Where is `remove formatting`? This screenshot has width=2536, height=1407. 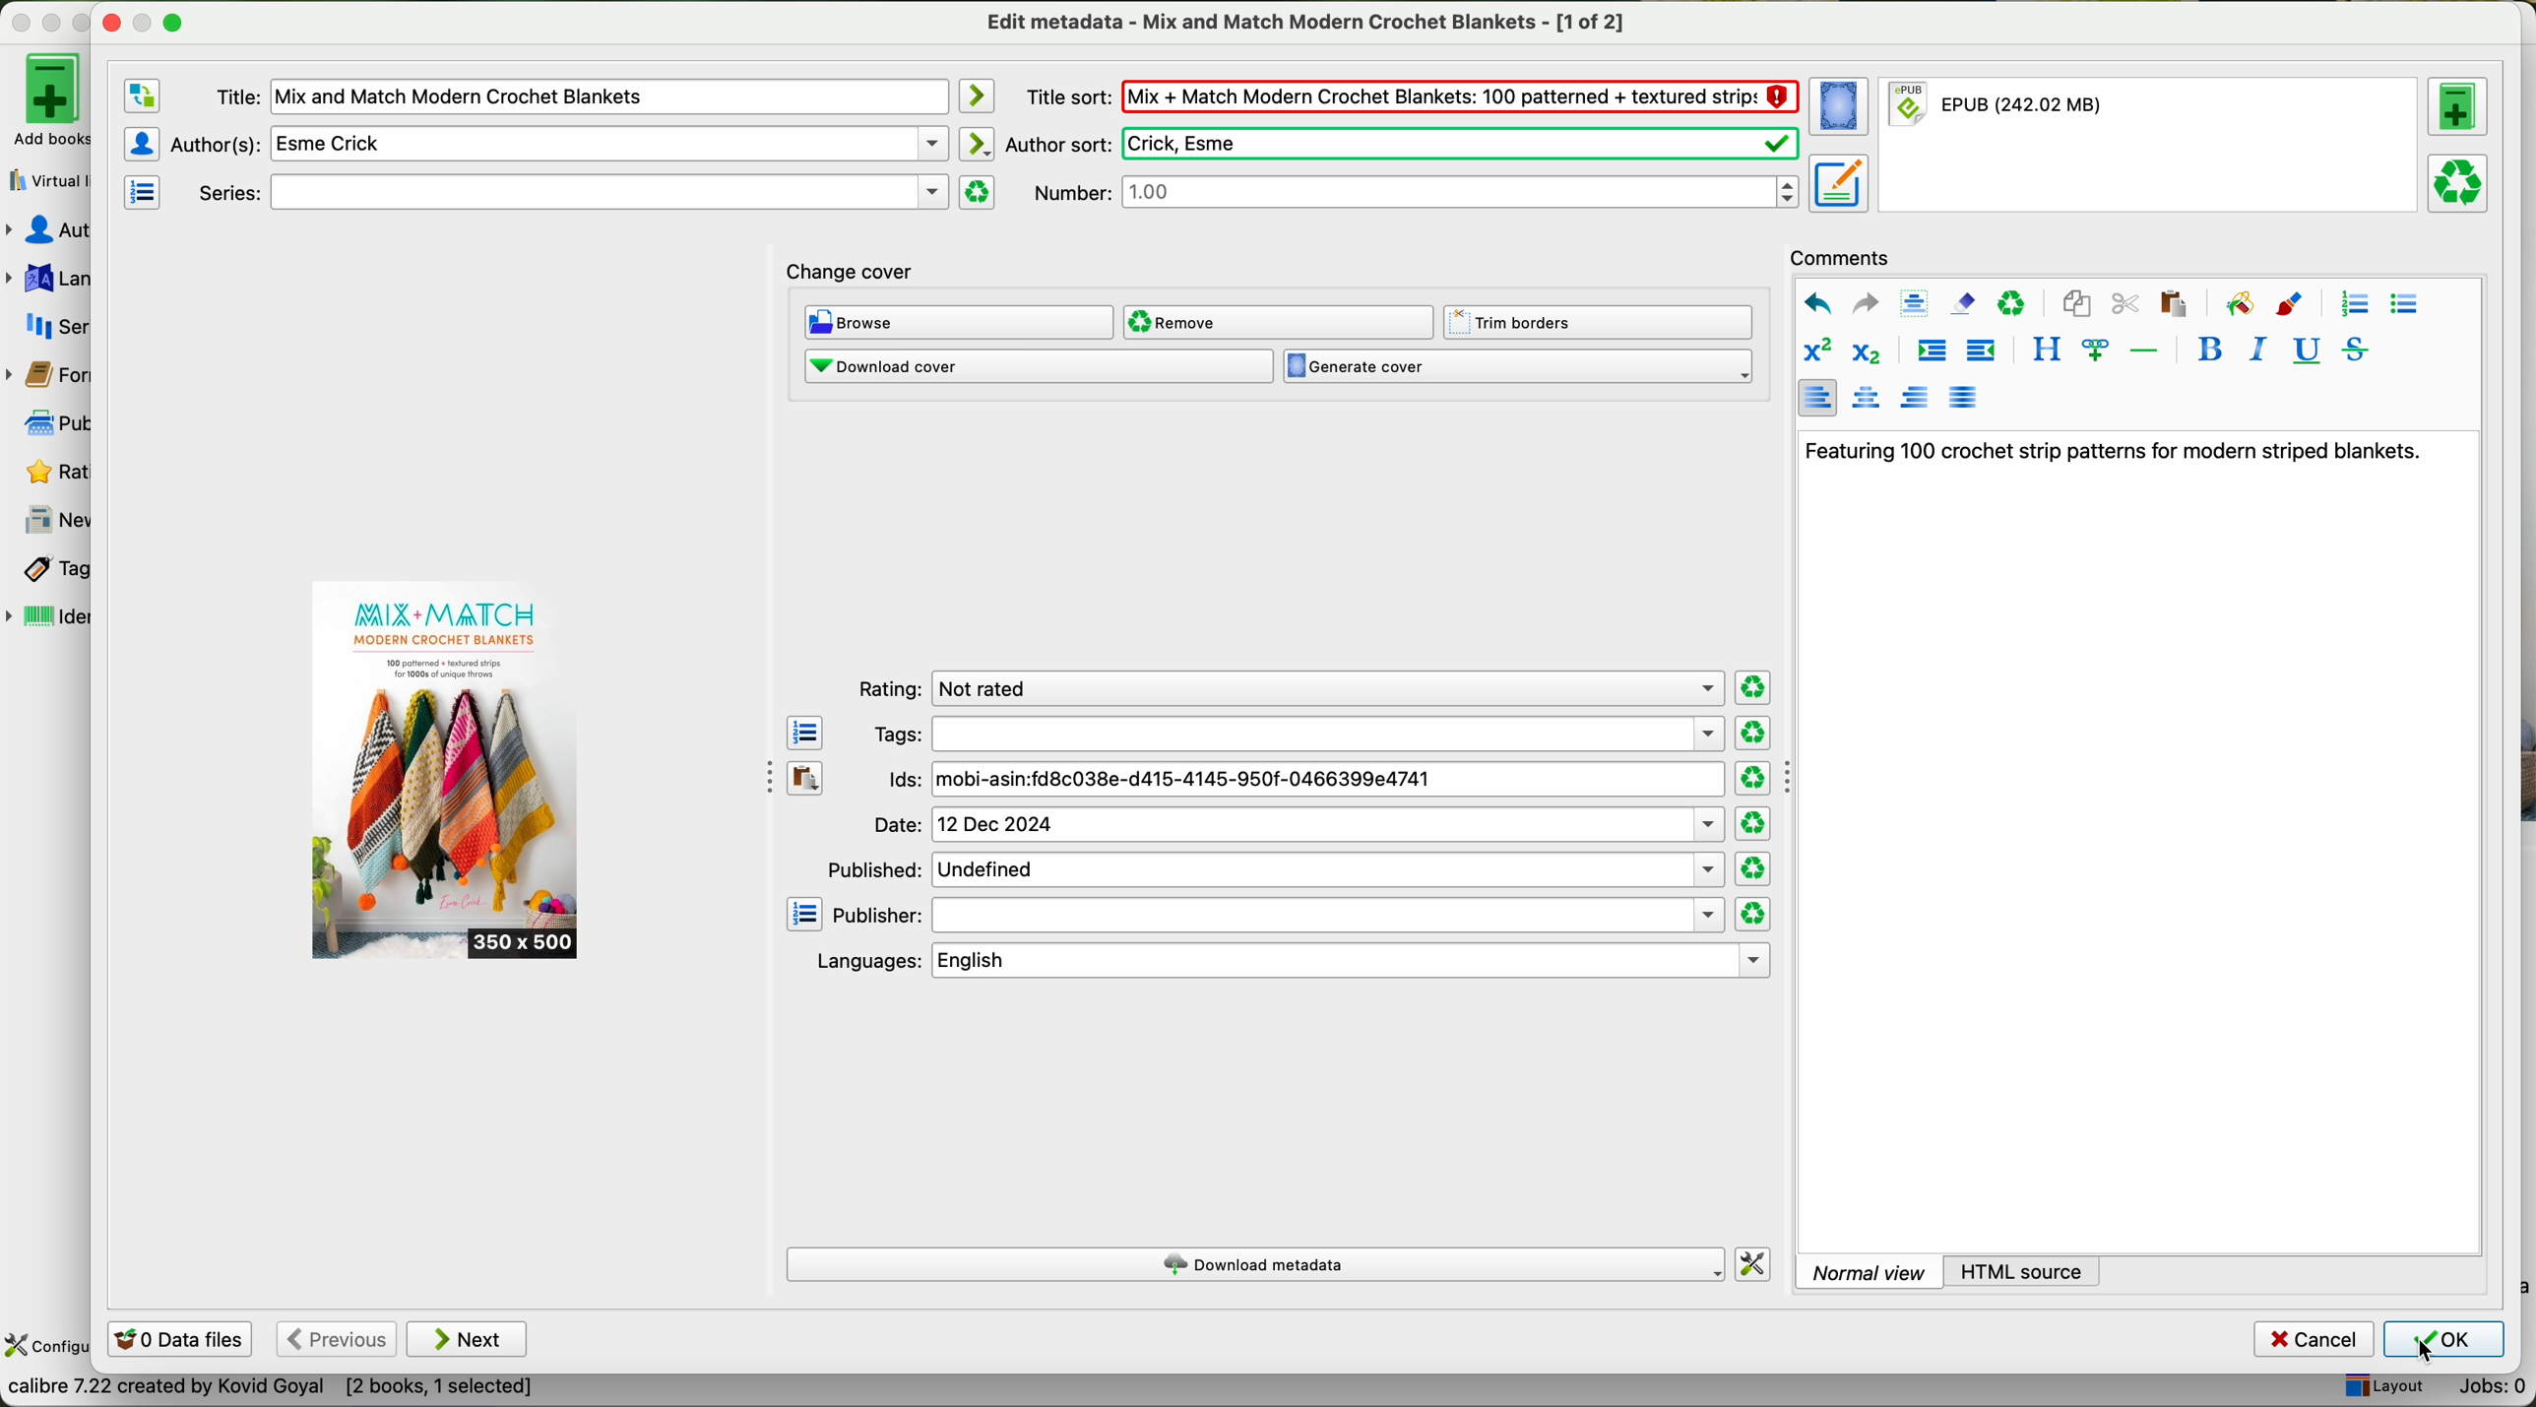
remove formatting is located at coordinates (1963, 302).